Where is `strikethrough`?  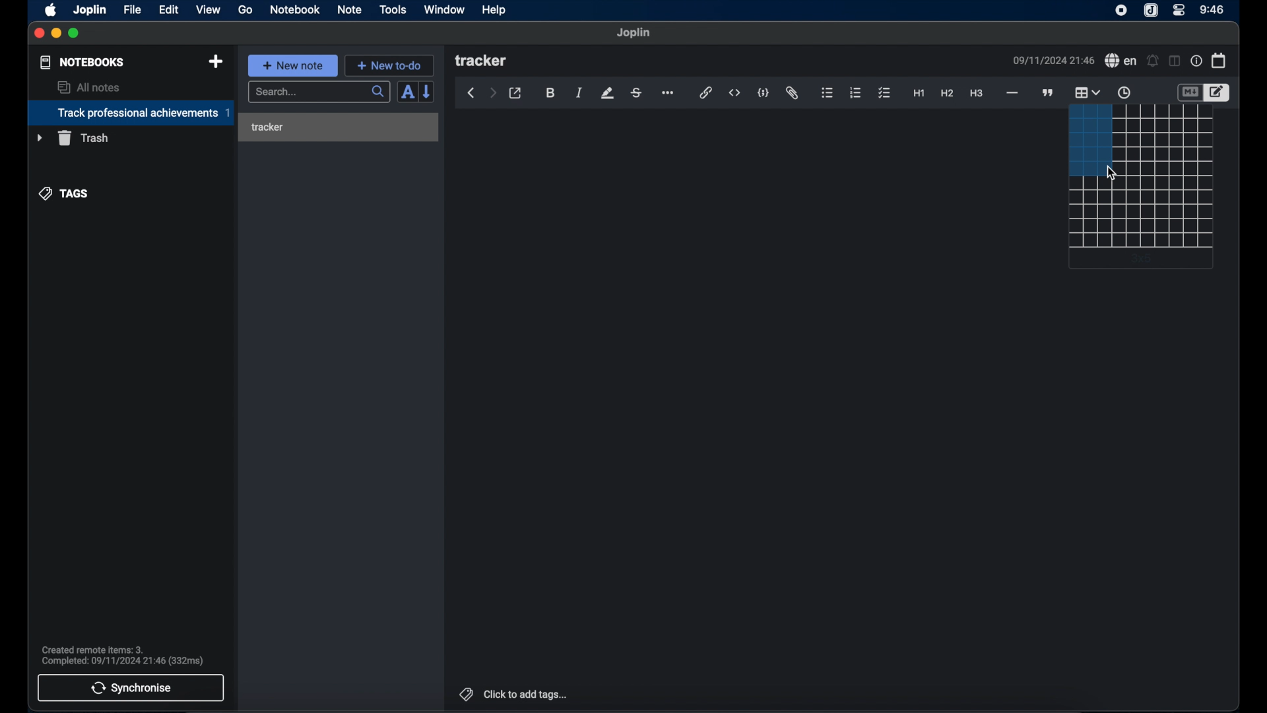 strikethrough is located at coordinates (637, 92).